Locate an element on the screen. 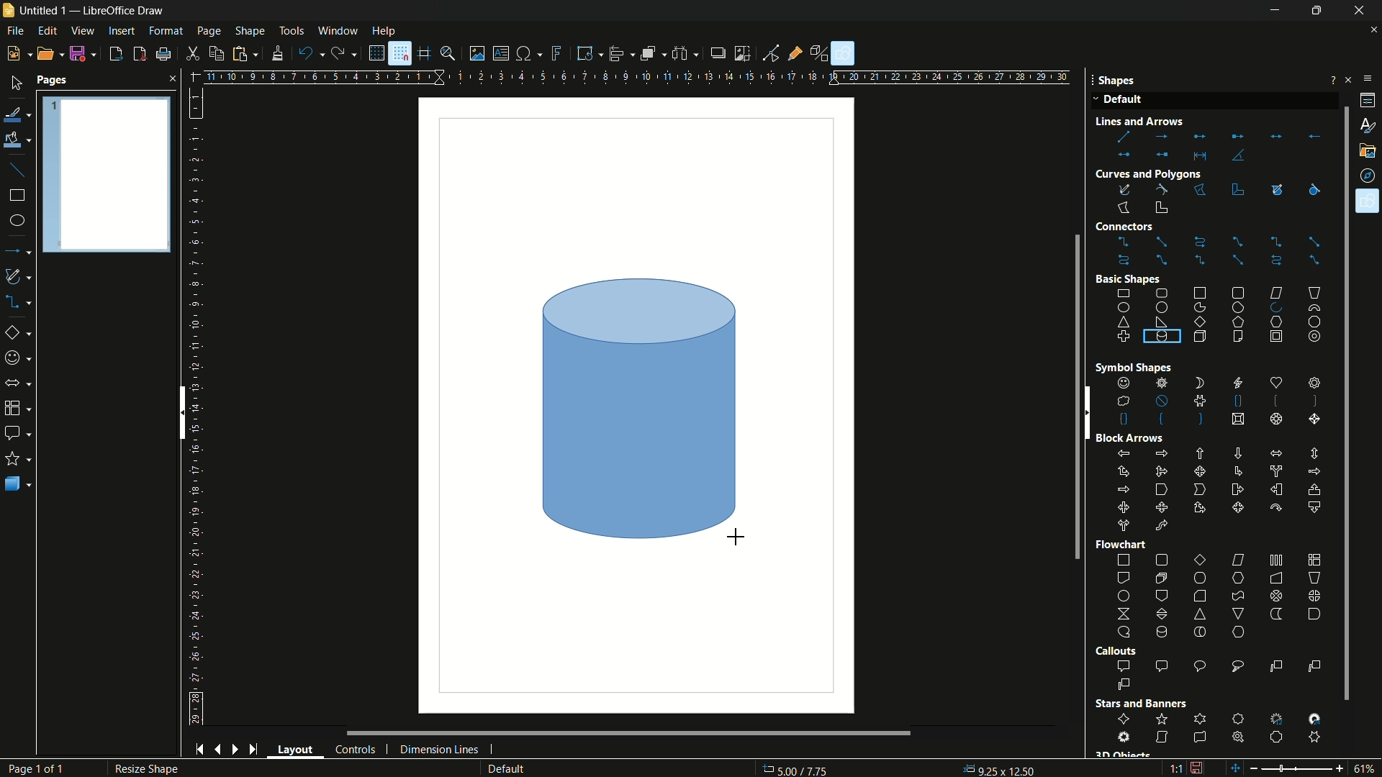 This screenshot has height=777, width=1382. scroll bar is located at coordinates (602, 733).